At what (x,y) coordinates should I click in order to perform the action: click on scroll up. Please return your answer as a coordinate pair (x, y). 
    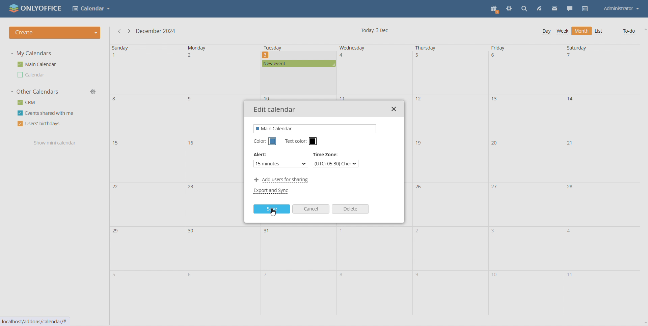
    Looking at the image, I should click on (644, 29).